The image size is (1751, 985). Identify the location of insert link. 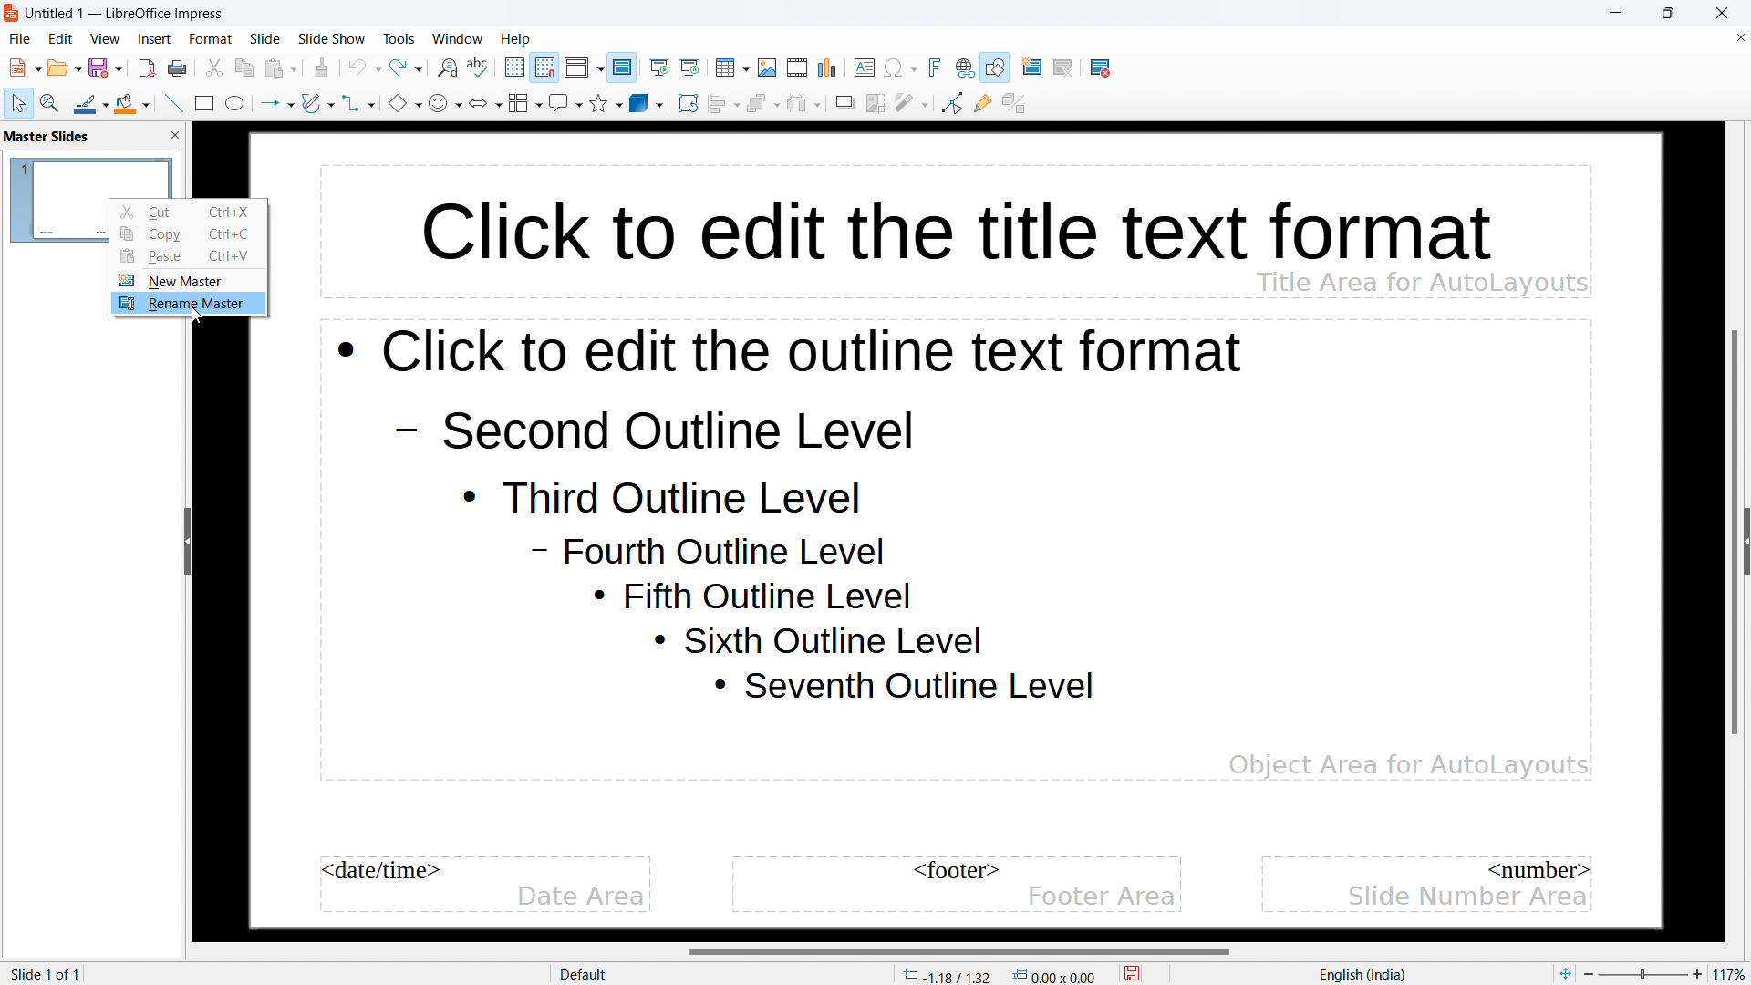
(965, 68).